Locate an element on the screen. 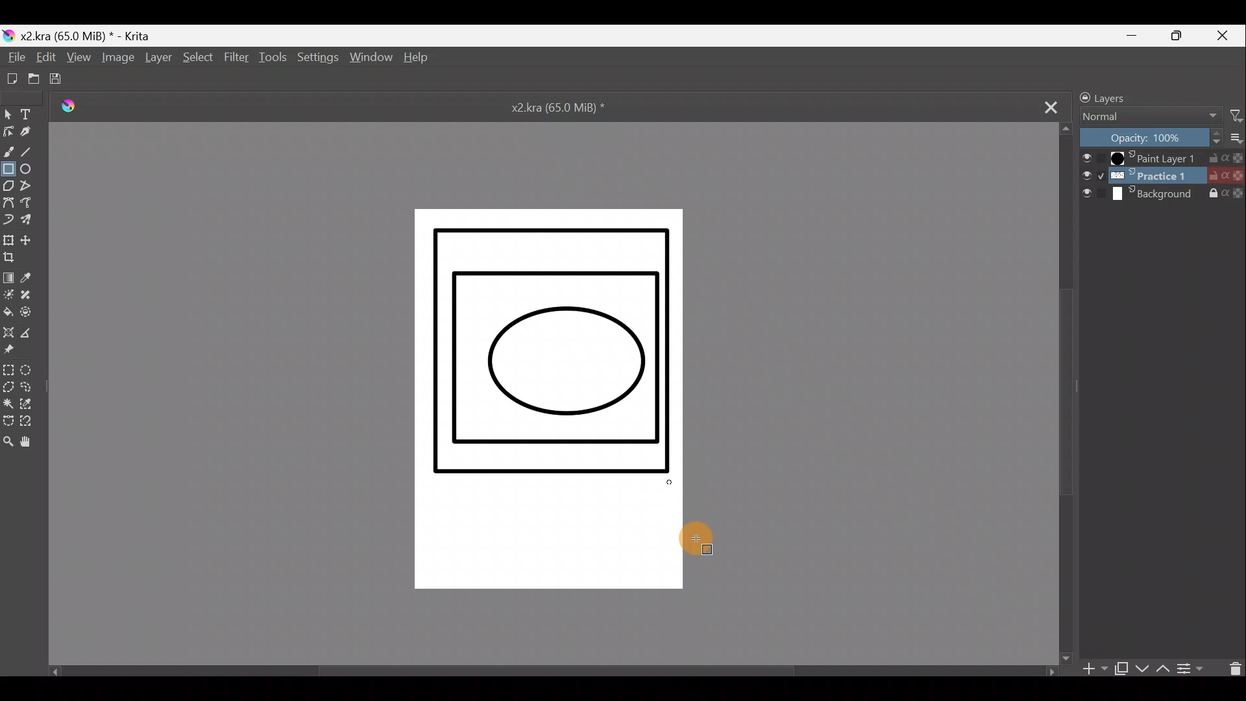 Image resolution: width=1246 pixels, height=701 pixels. Filter is located at coordinates (1237, 114).